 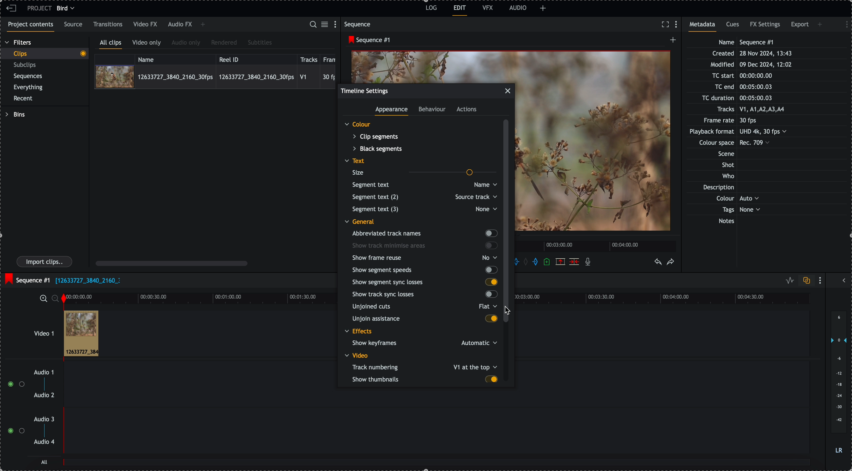 I want to click on general, so click(x=359, y=222).